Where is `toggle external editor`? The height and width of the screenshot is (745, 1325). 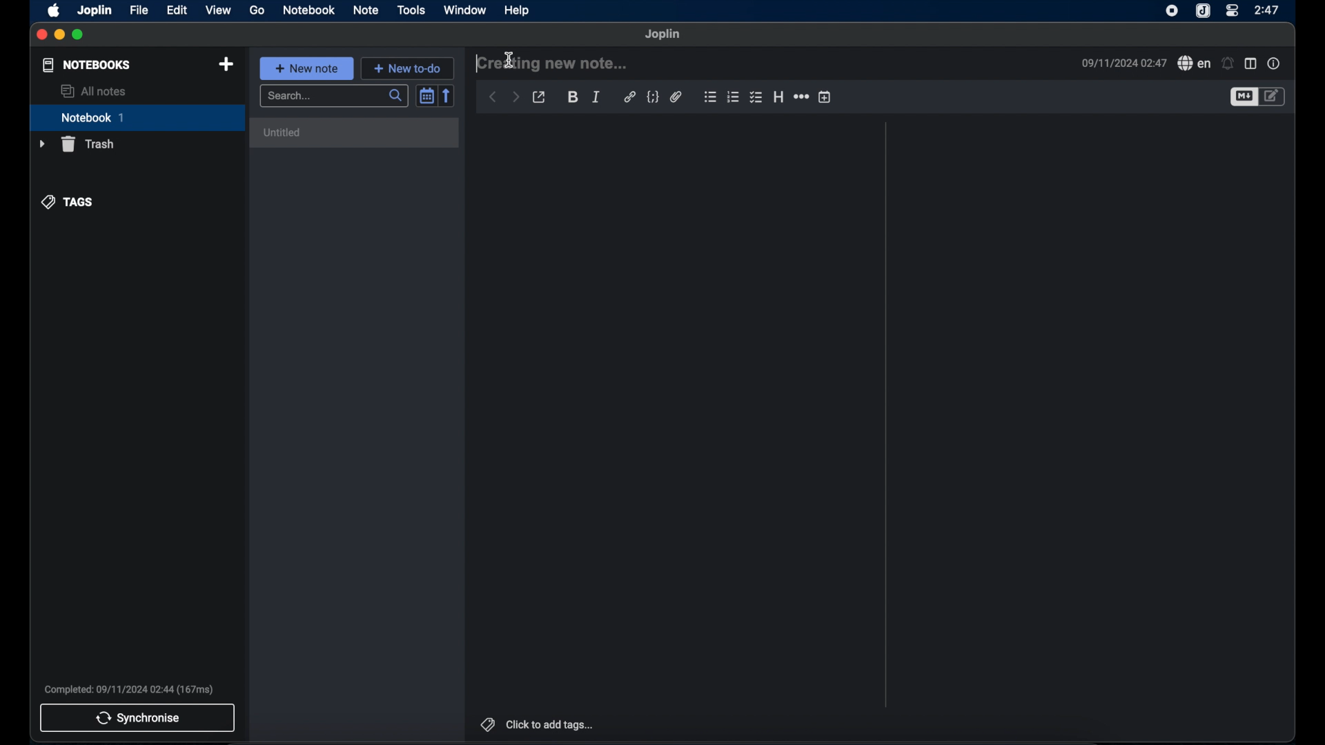 toggle external editor is located at coordinates (539, 98).